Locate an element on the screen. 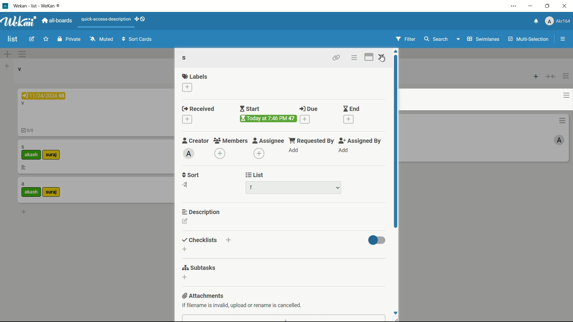 Image resolution: width=573 pixels, height=322 pixels. received is located at coordinates (200, 109).